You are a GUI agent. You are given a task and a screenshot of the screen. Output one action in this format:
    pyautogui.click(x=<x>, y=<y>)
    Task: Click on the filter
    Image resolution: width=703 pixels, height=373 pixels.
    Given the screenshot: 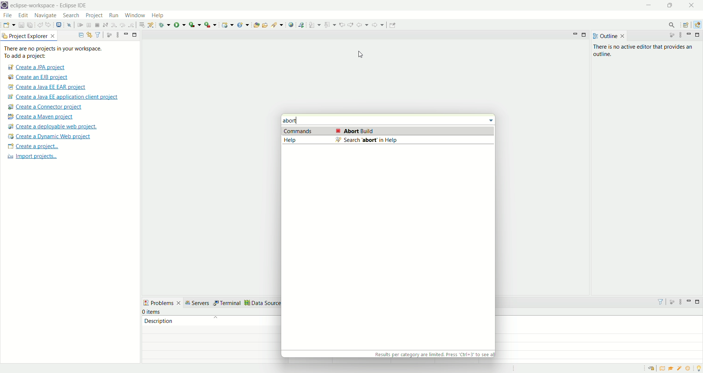 What is the action you would take?
    pyautogui.click(x=97, y=34)
    